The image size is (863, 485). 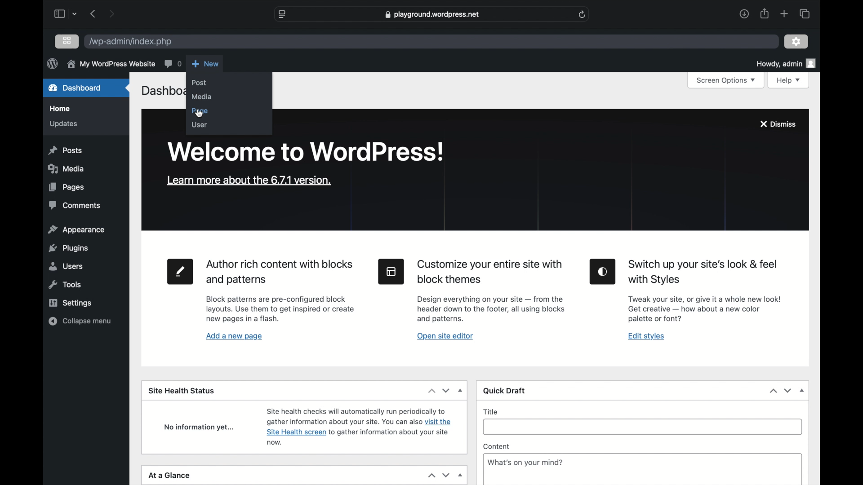 I want to click on stepper buttons, so click(x=439, y=476).